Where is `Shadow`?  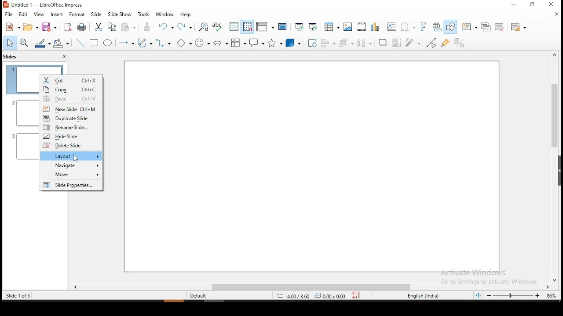
Shadow is located at coordinates (382, 43).